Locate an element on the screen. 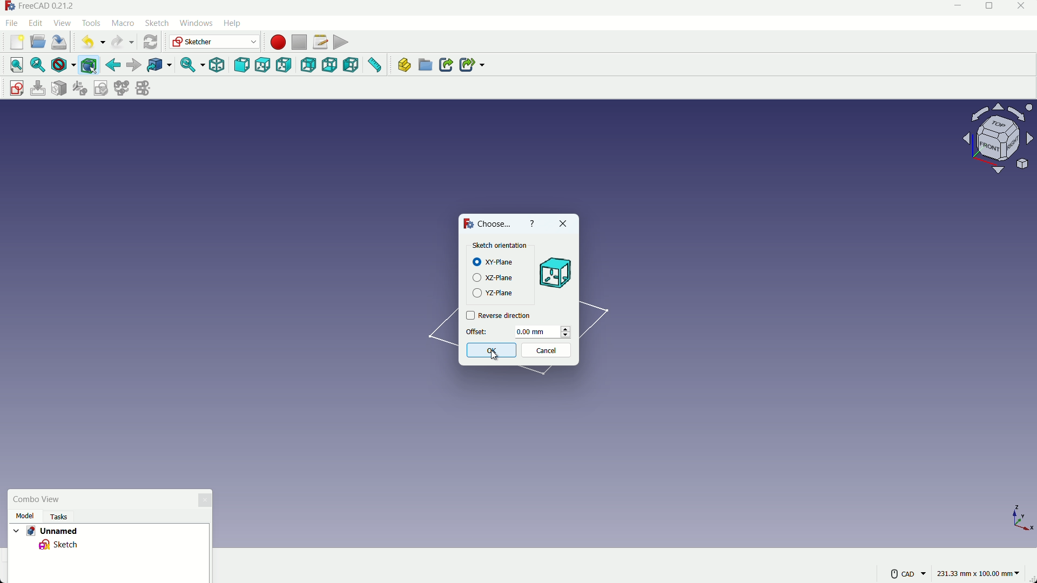  bottom view is located at coordinates (329, 65).